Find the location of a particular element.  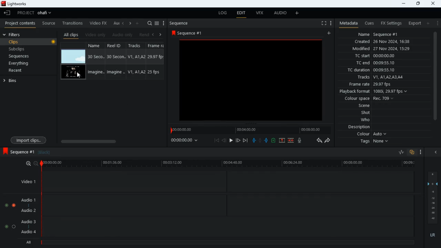

modified is located at coordinates (386, 49).